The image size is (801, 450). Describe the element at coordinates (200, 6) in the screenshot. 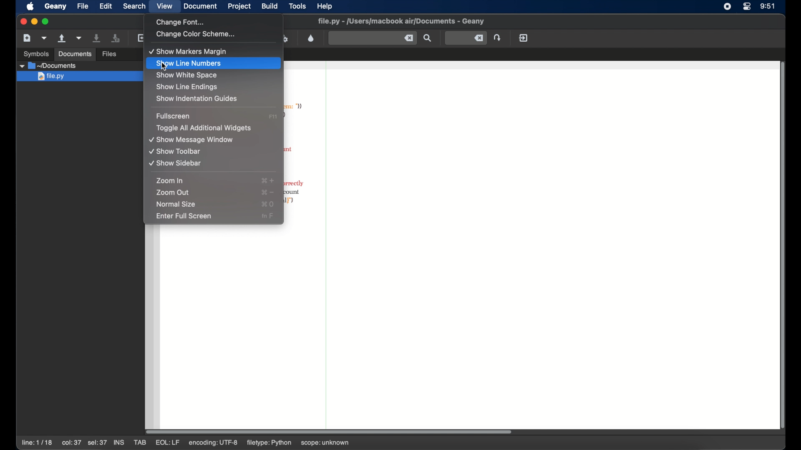

I see `document` at that location.